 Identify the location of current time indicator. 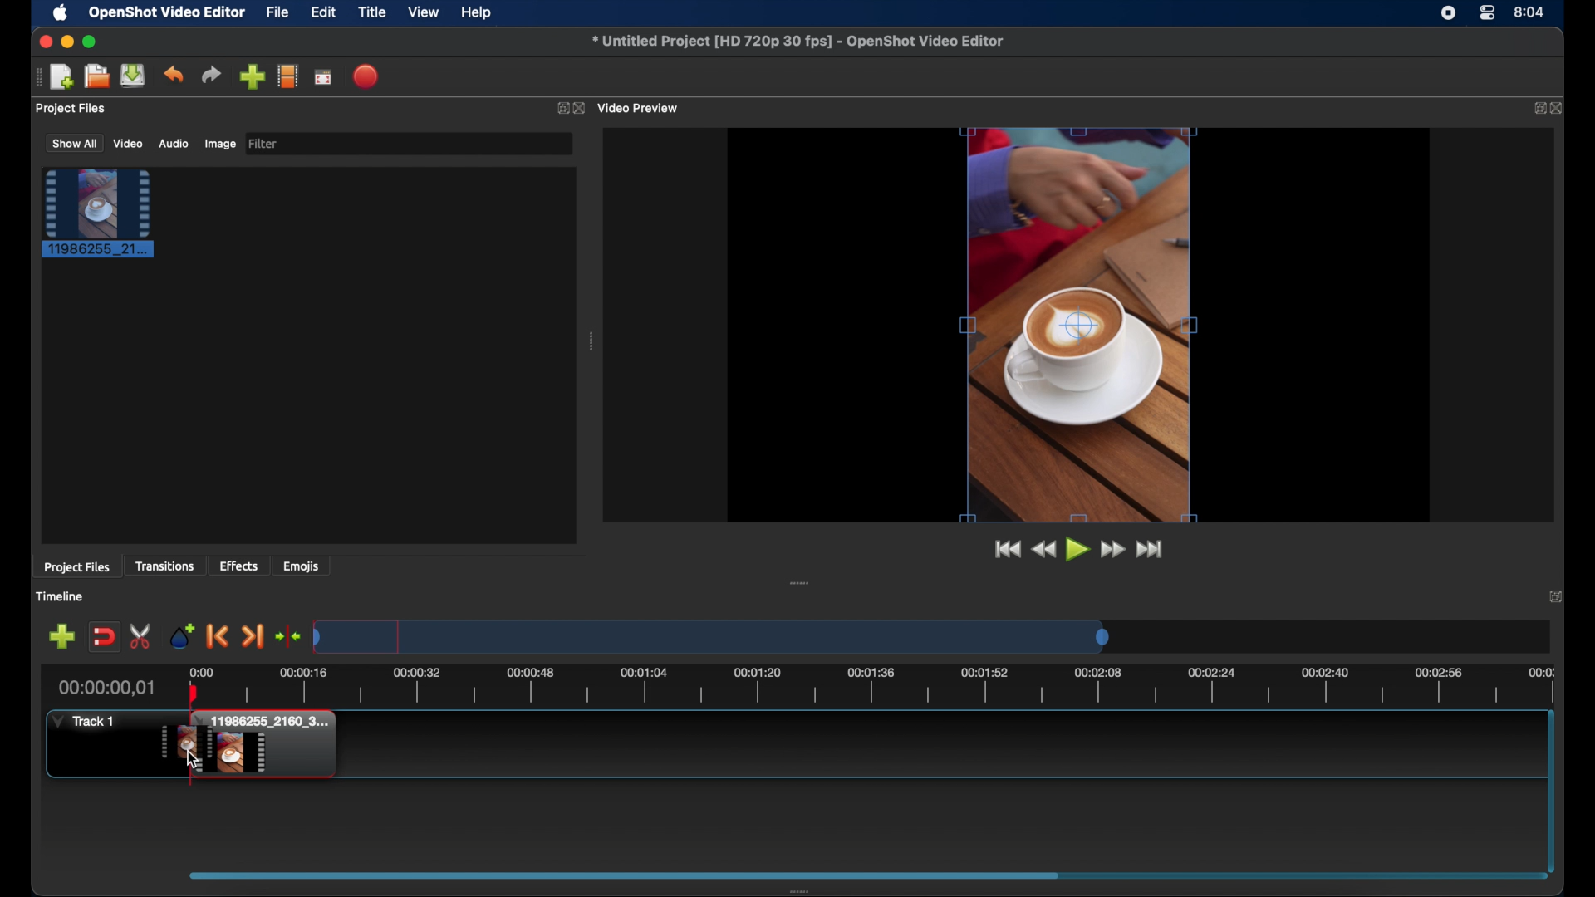
(107, 688).